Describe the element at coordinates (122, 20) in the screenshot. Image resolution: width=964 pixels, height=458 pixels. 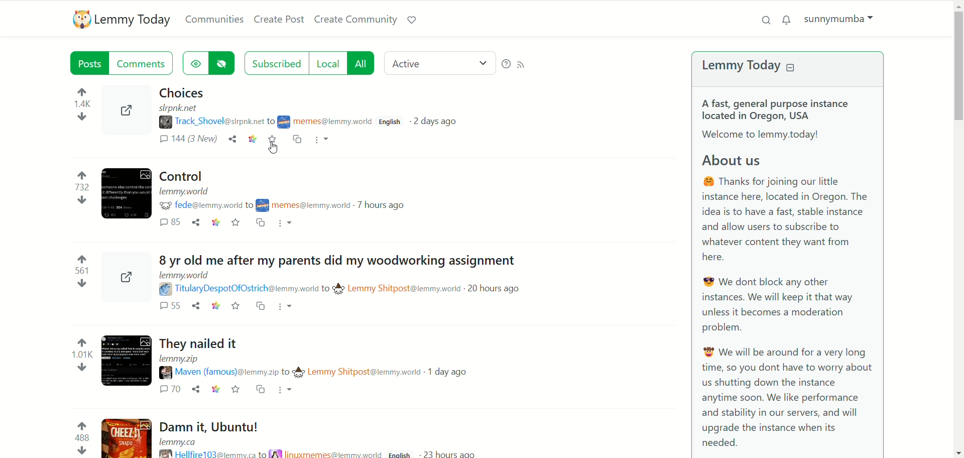
I see `lemmy today logo ad name` at that location.